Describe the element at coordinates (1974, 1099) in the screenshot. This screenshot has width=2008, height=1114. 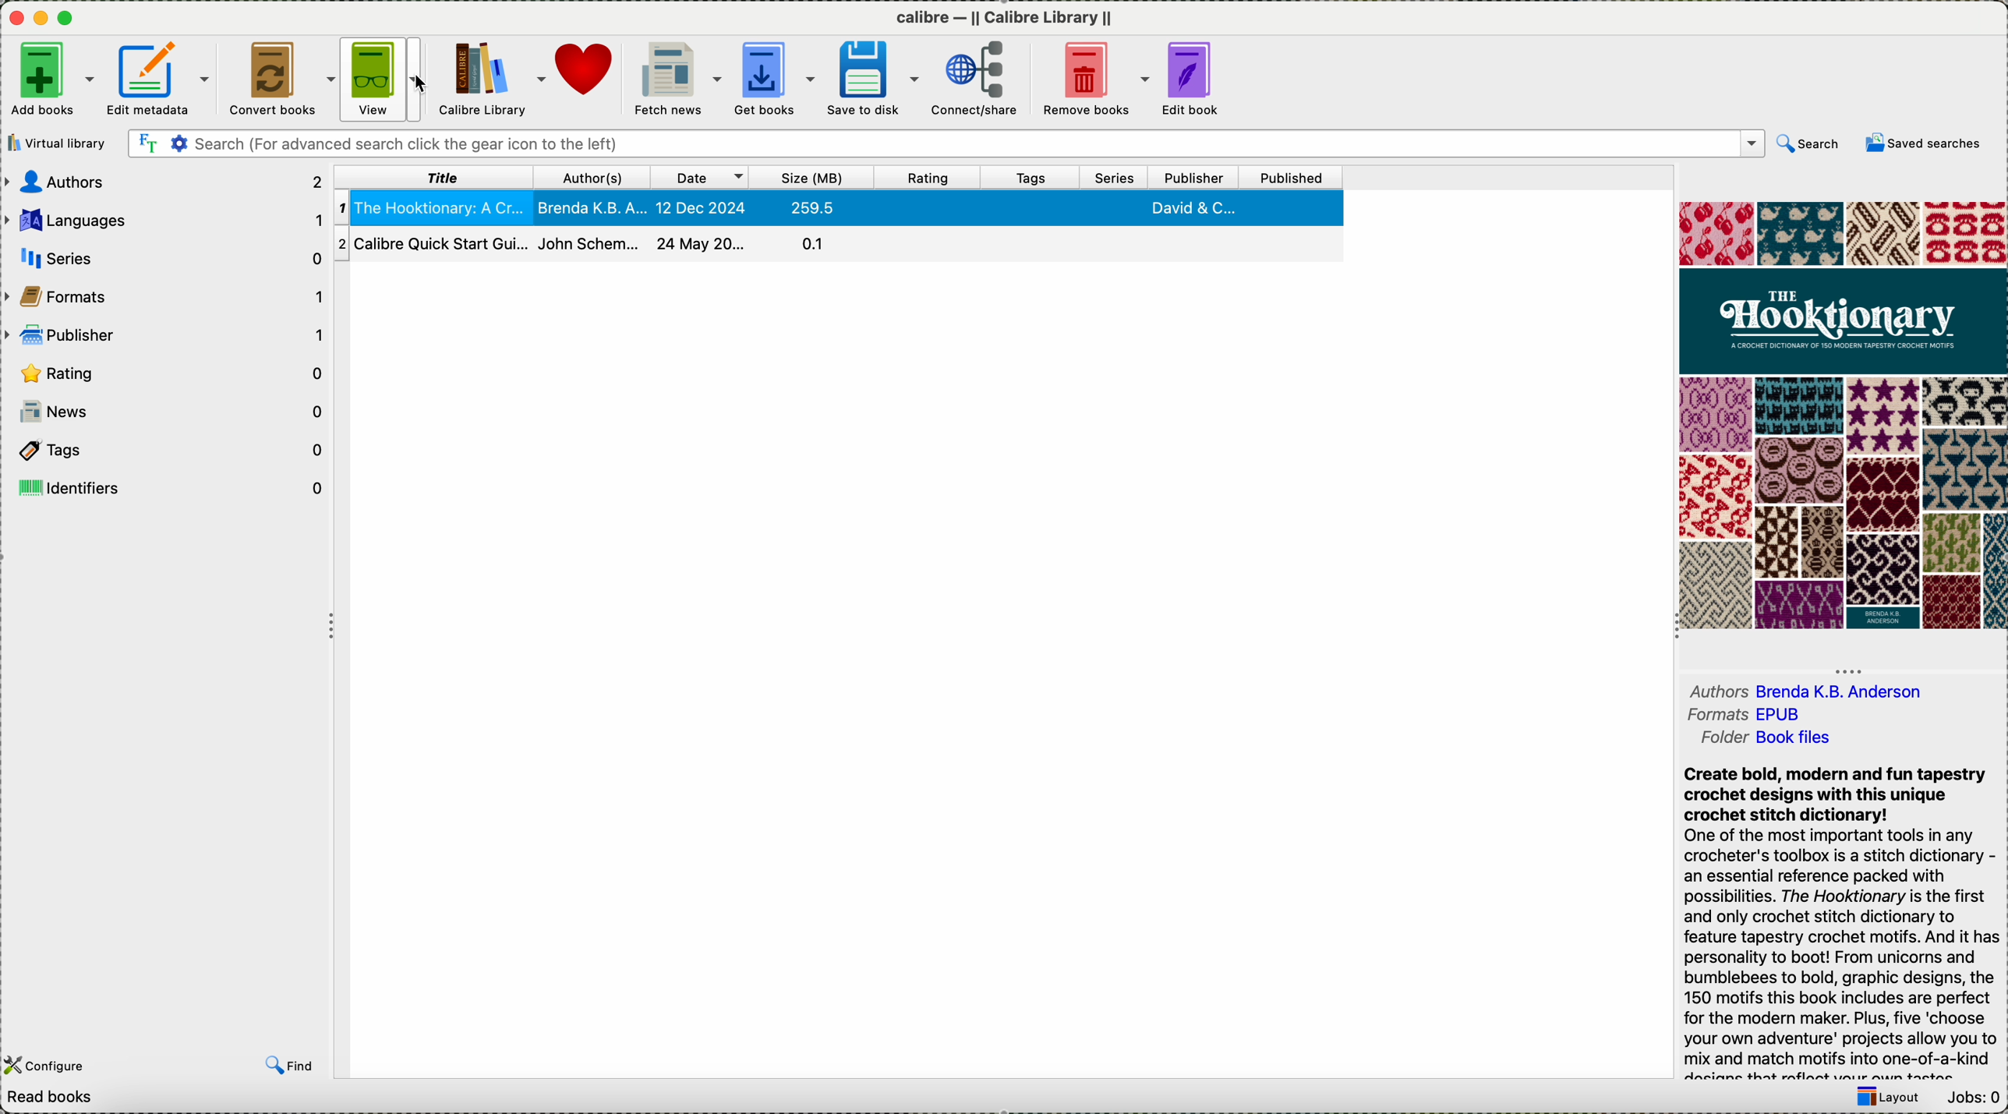
I see `Jobs: 0` at that location.